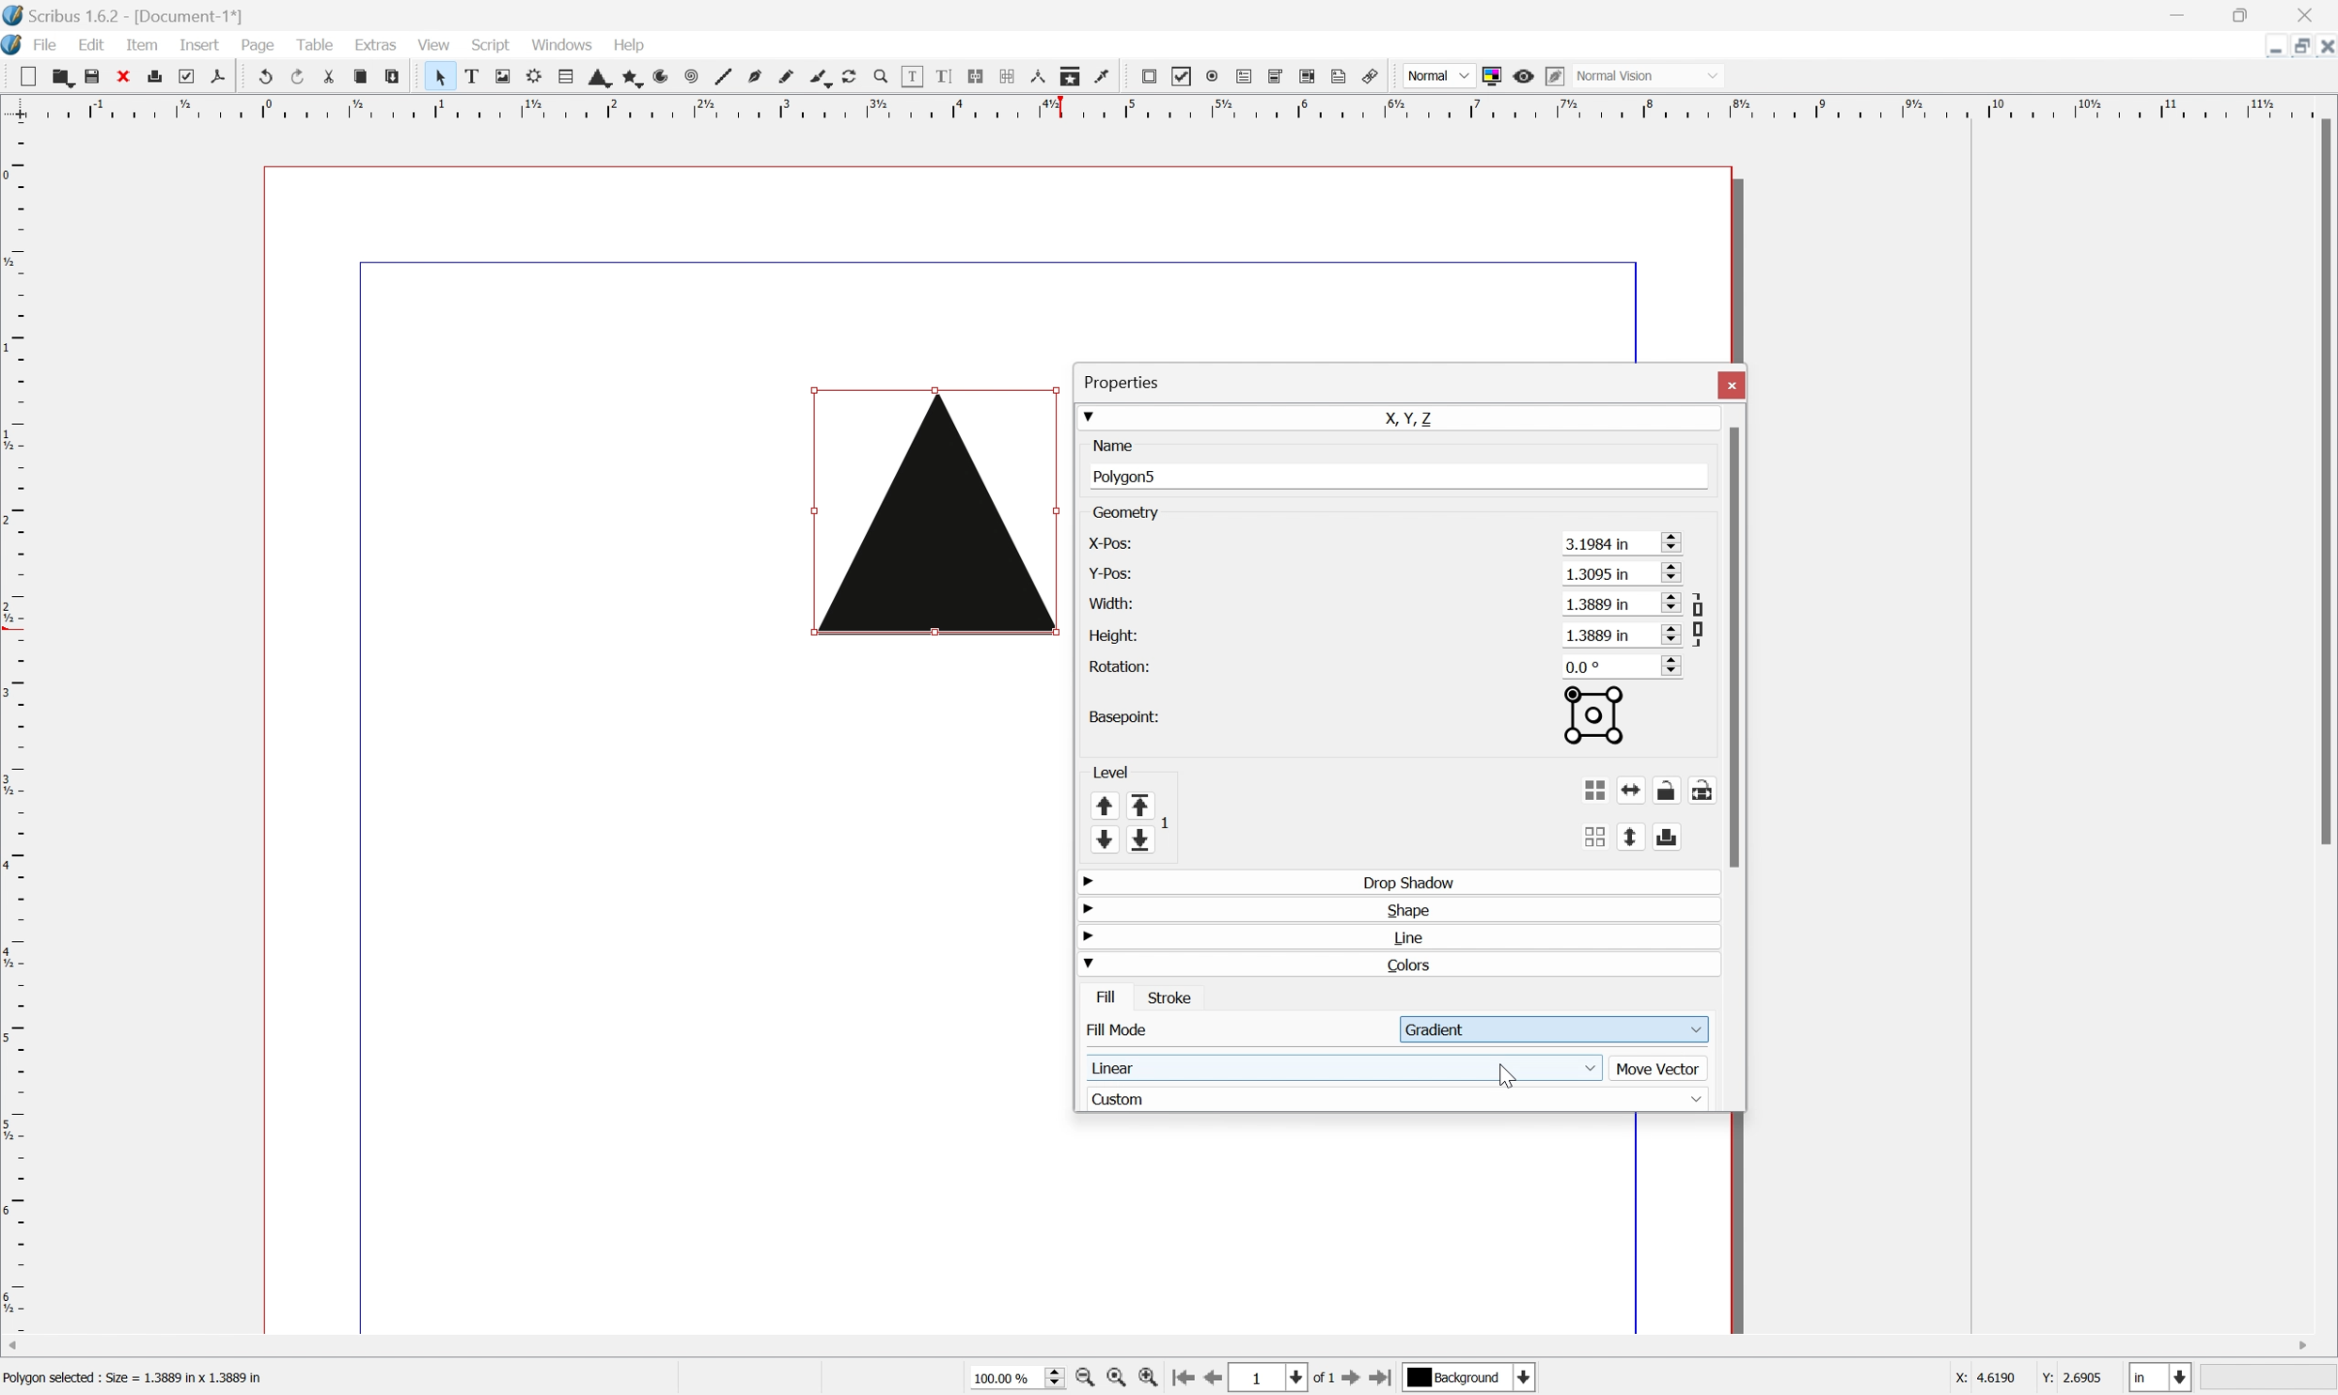 The image size is (2338, 1395). What do you see at coordinates (1167, 104) in the screenshot?
I see `Scale` at bounding box center [1167, 104].